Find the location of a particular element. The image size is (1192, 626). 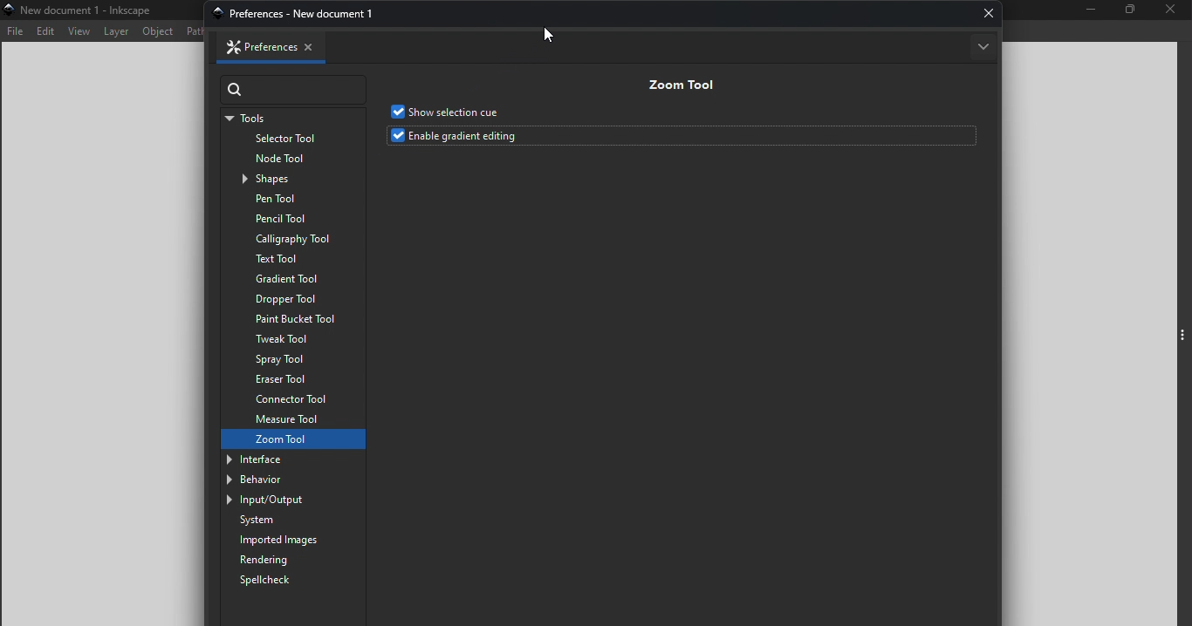

Close is located at coordinates (312, 48).